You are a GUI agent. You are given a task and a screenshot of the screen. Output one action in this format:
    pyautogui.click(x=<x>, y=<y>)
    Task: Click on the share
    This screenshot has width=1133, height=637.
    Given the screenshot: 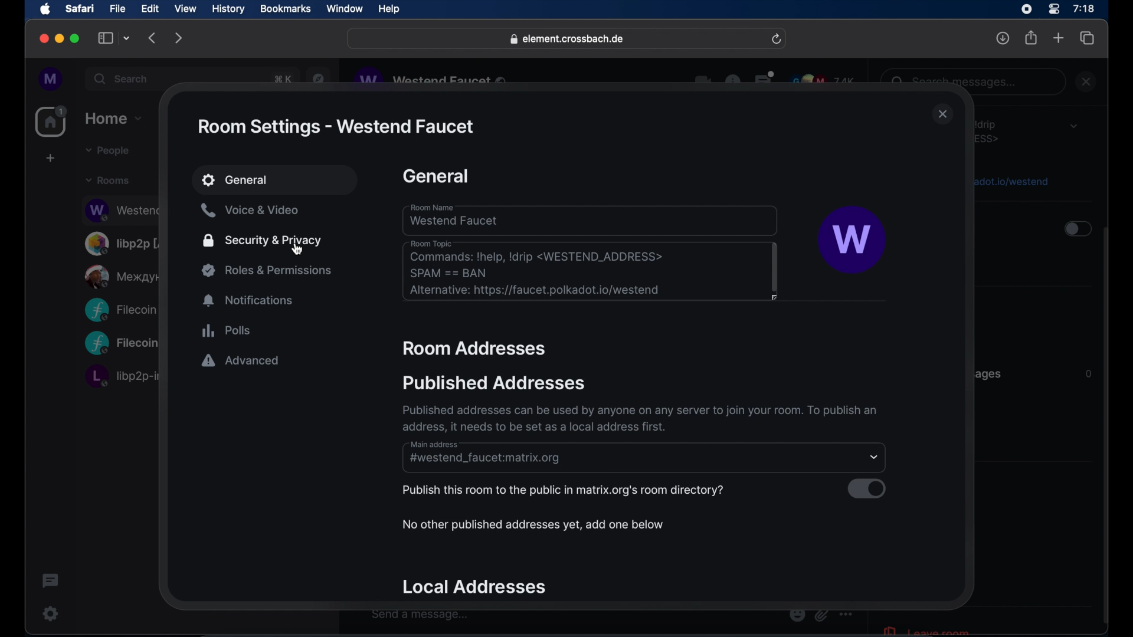 What is the action you would take?
    pyautogui.click(x=1032, y=38)
    